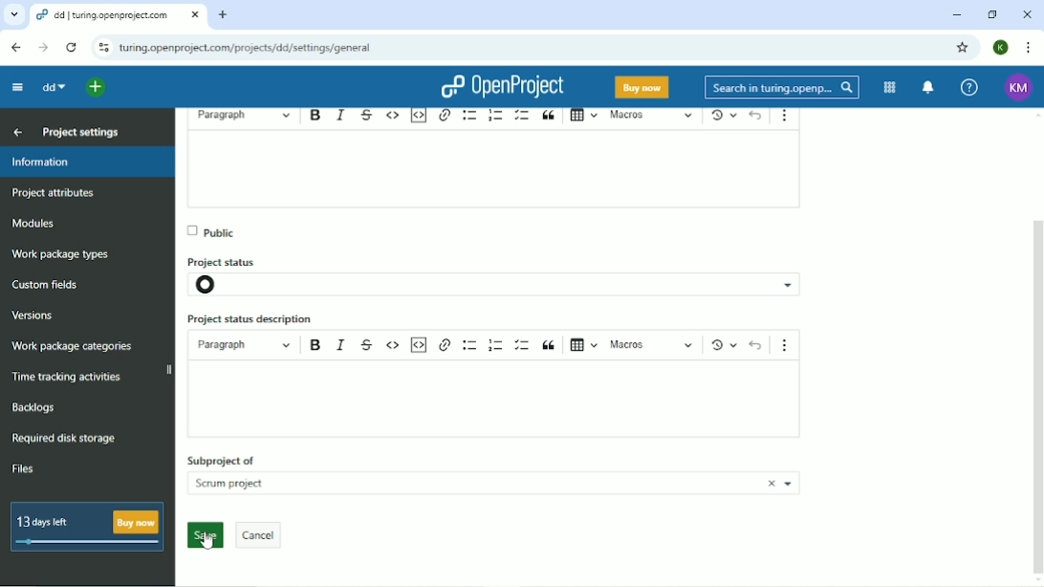 This screenshot has width=1044, height=587. Describe the element at coordinates (500, 168) in the screenshot. I see `text box` at that location.